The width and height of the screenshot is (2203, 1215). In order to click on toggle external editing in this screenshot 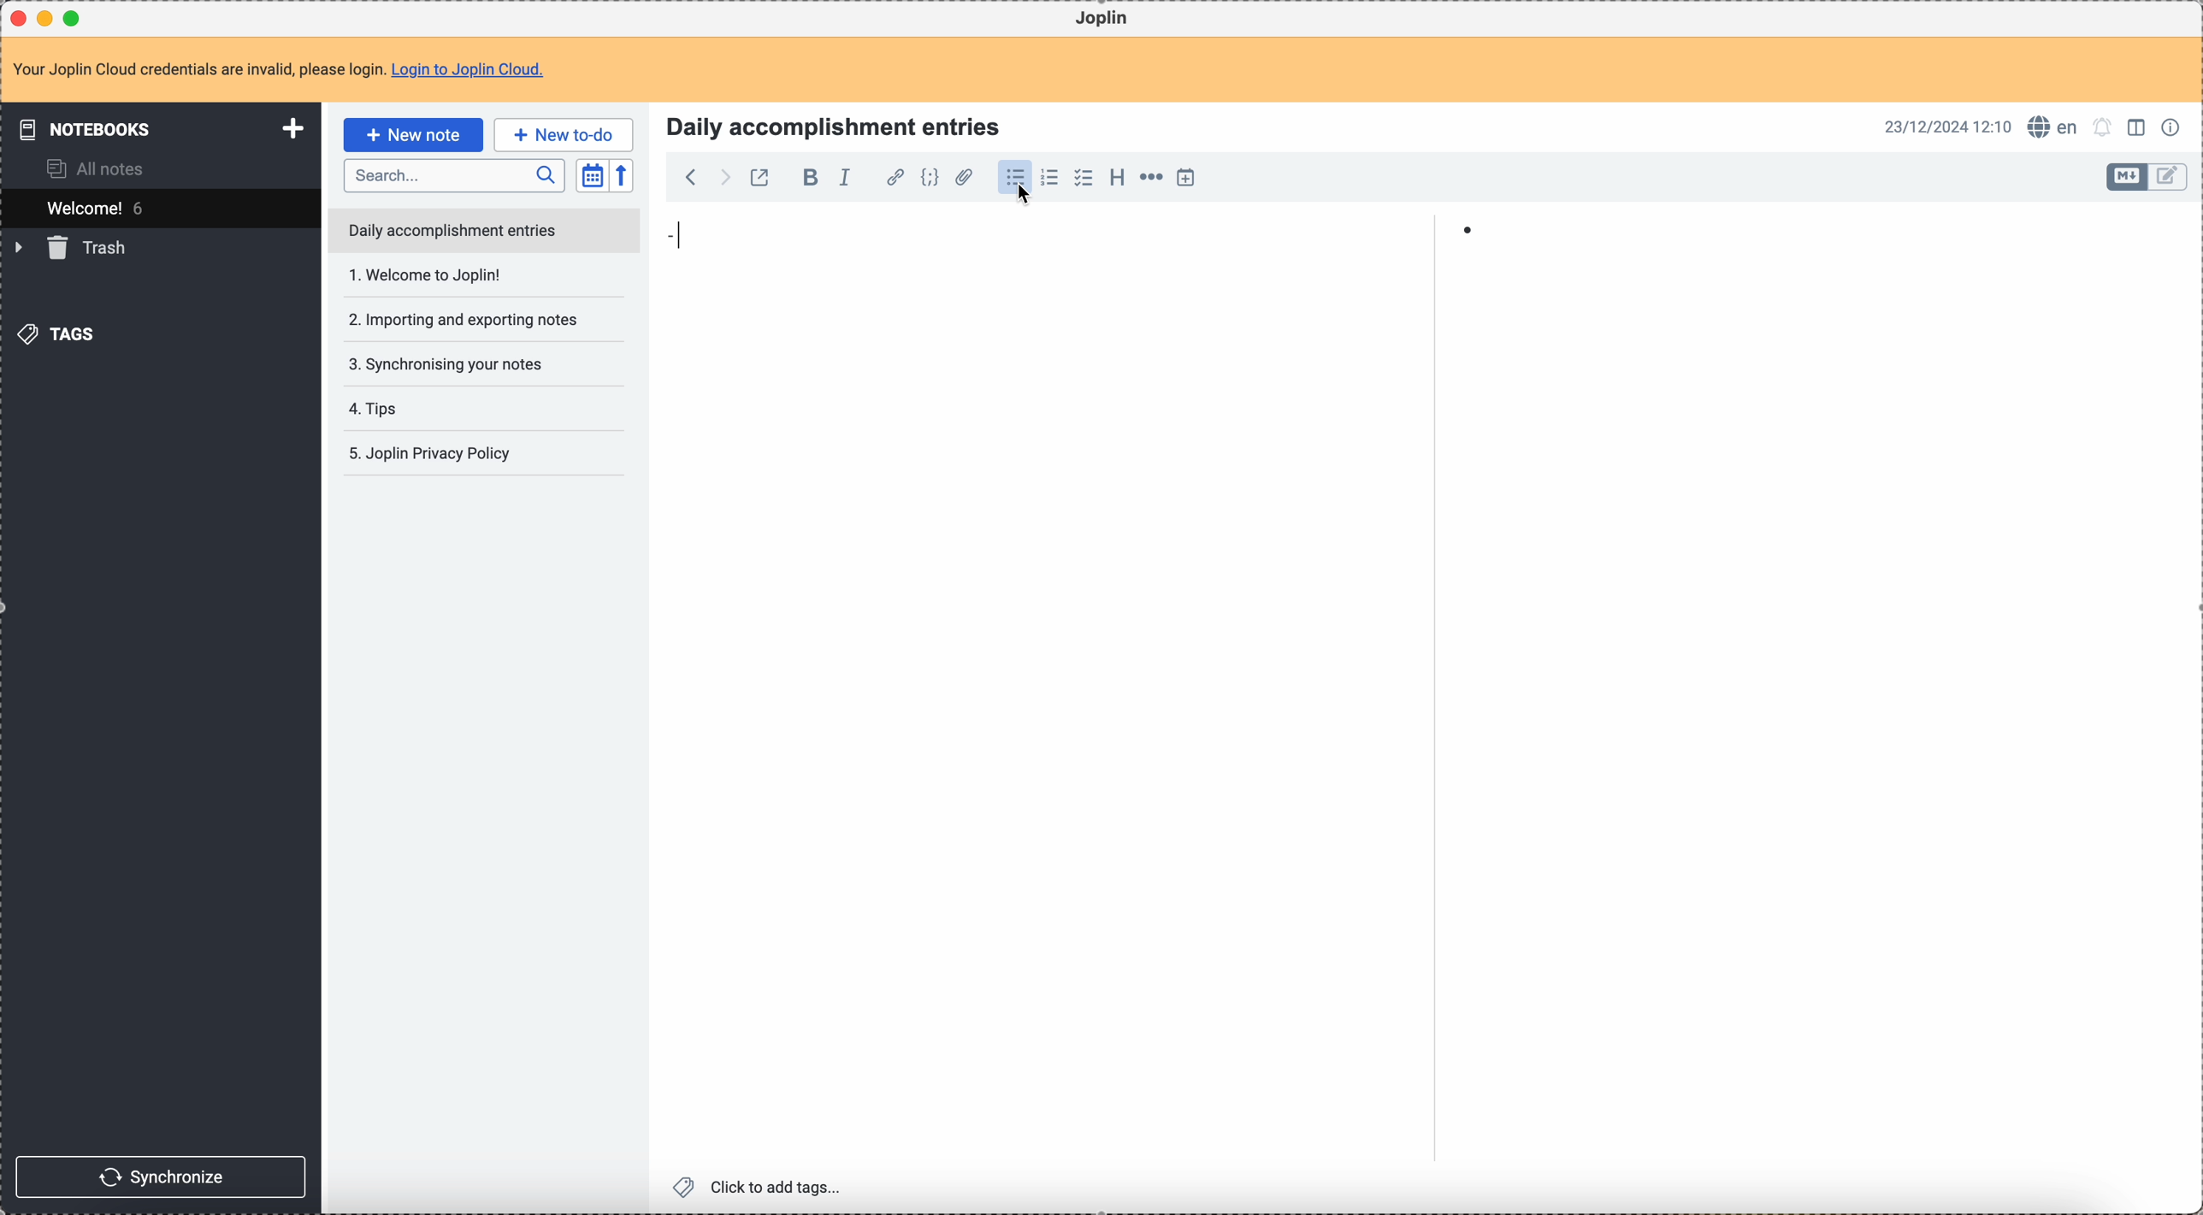, I will do `click(760, 176)`.